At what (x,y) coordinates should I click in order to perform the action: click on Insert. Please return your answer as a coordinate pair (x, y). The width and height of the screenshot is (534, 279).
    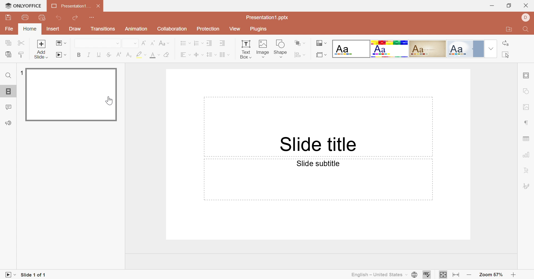
    Looking at the image, I should click on (53, 29).